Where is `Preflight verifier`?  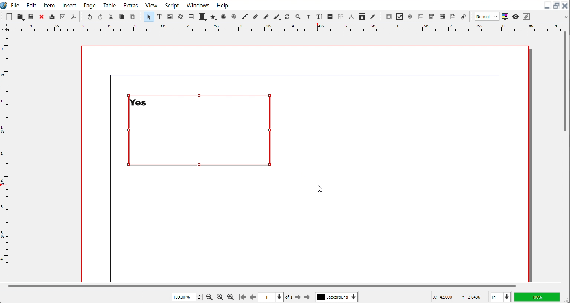
Preflight verifier is located at coordinates (62, 17).